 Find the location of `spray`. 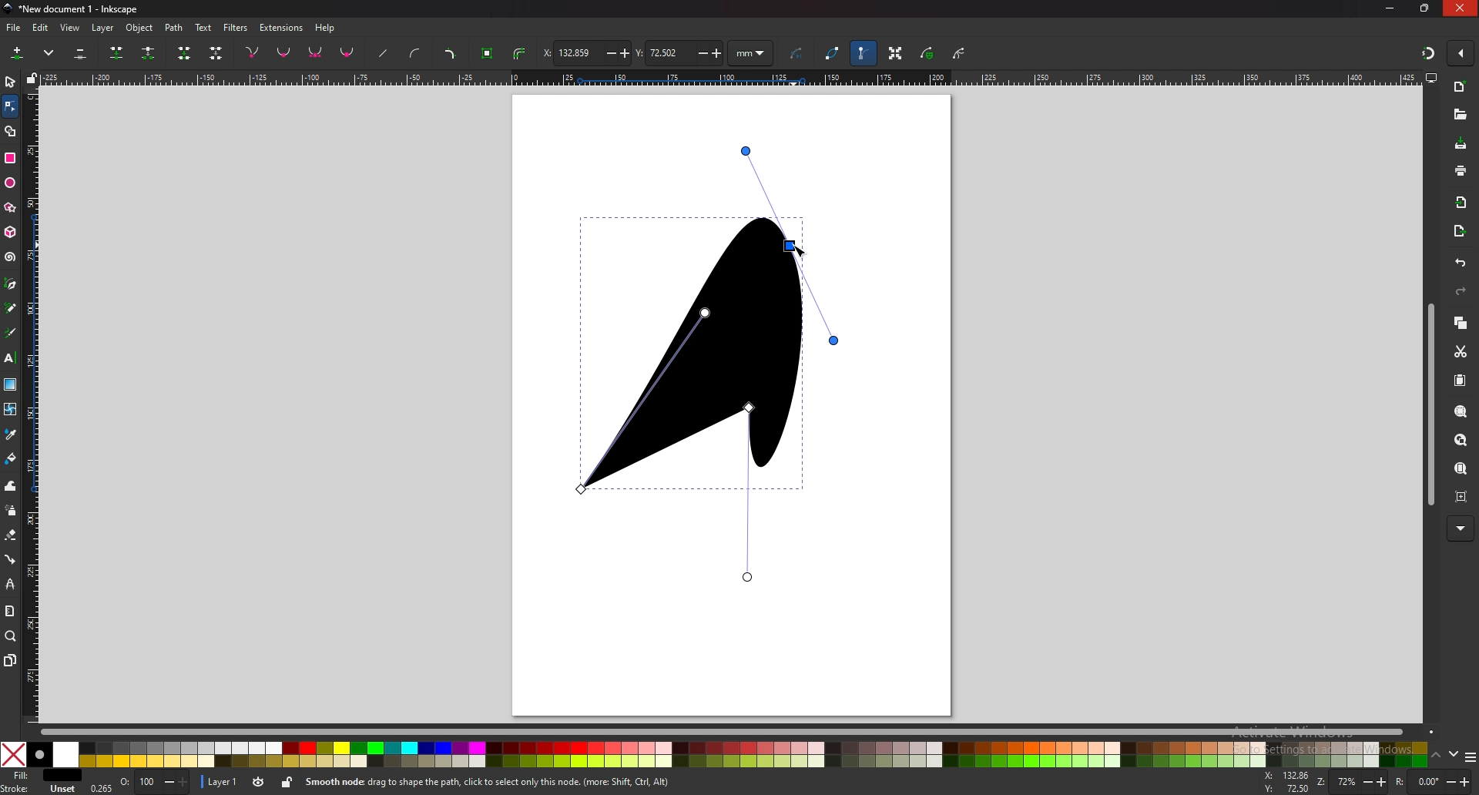

spray is located at coordinates (11, 510).